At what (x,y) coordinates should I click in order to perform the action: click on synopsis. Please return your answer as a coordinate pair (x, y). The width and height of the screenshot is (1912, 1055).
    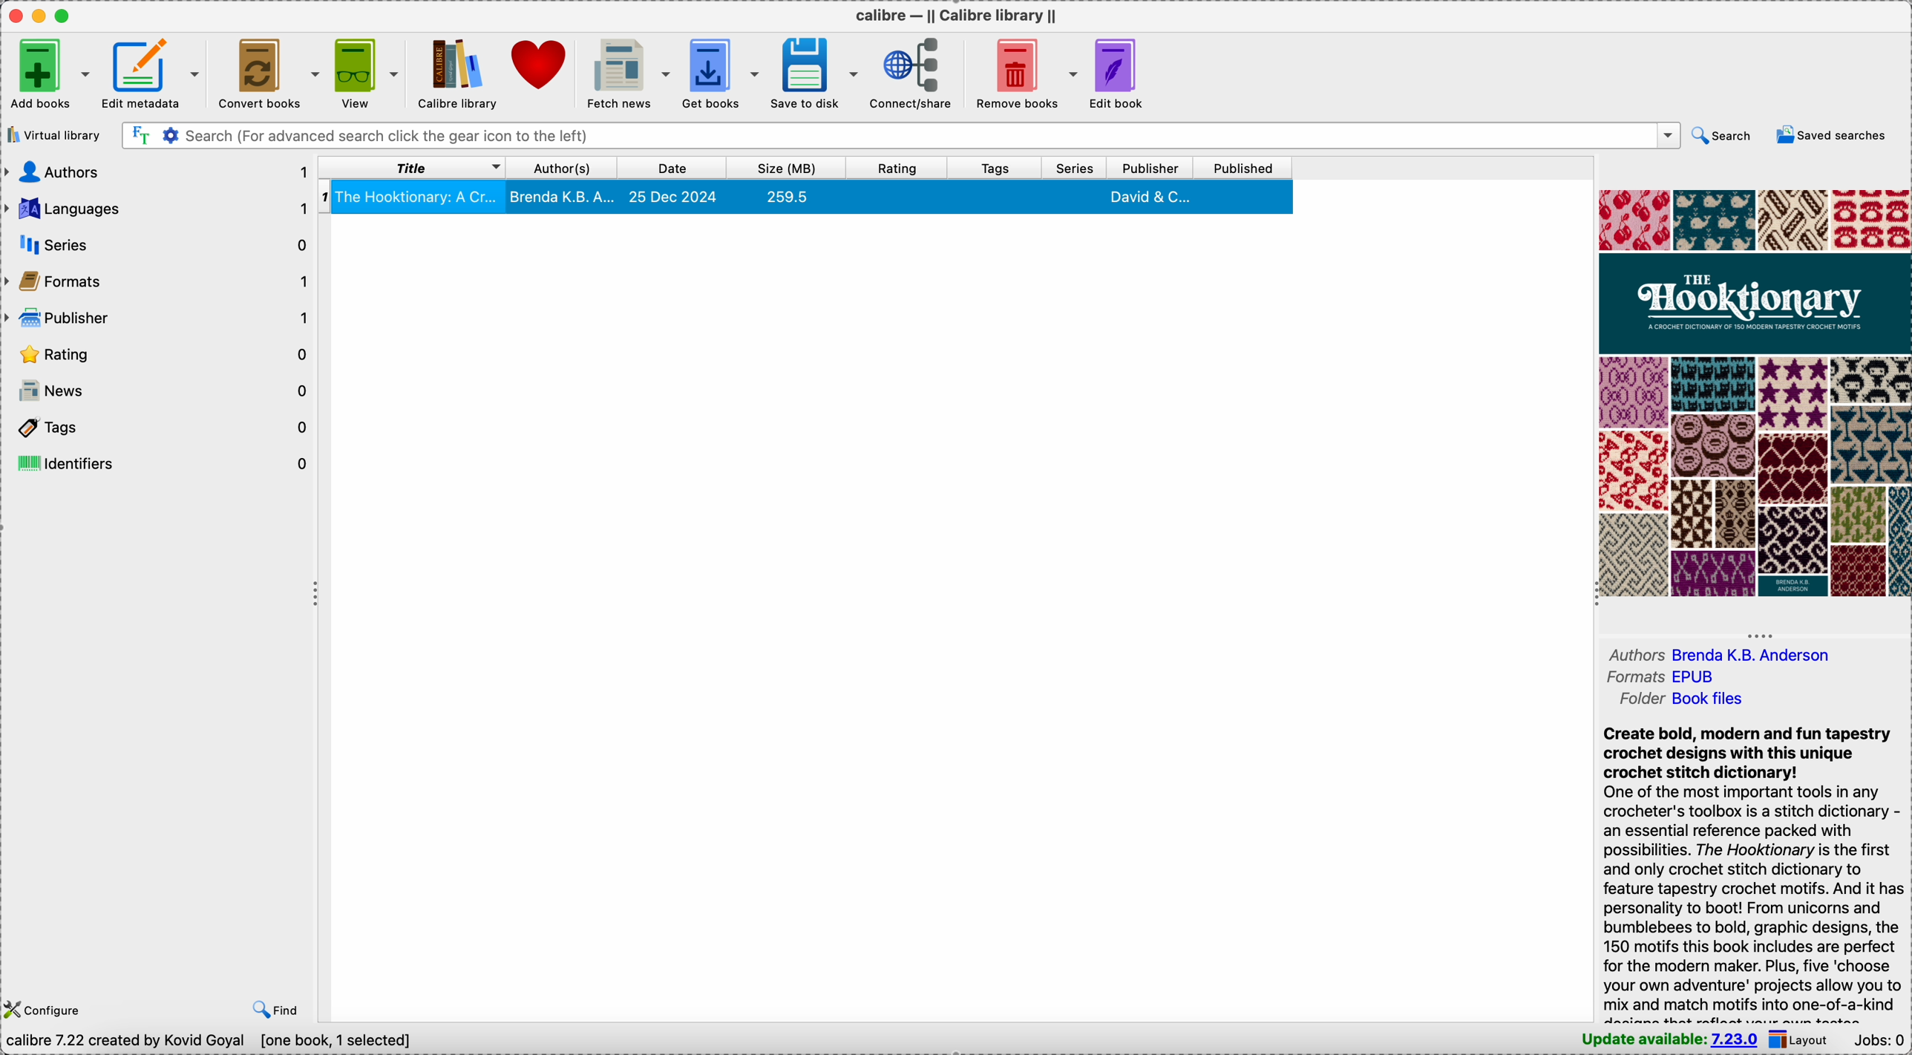
    Looking at the image, I should click on (1755, 873).